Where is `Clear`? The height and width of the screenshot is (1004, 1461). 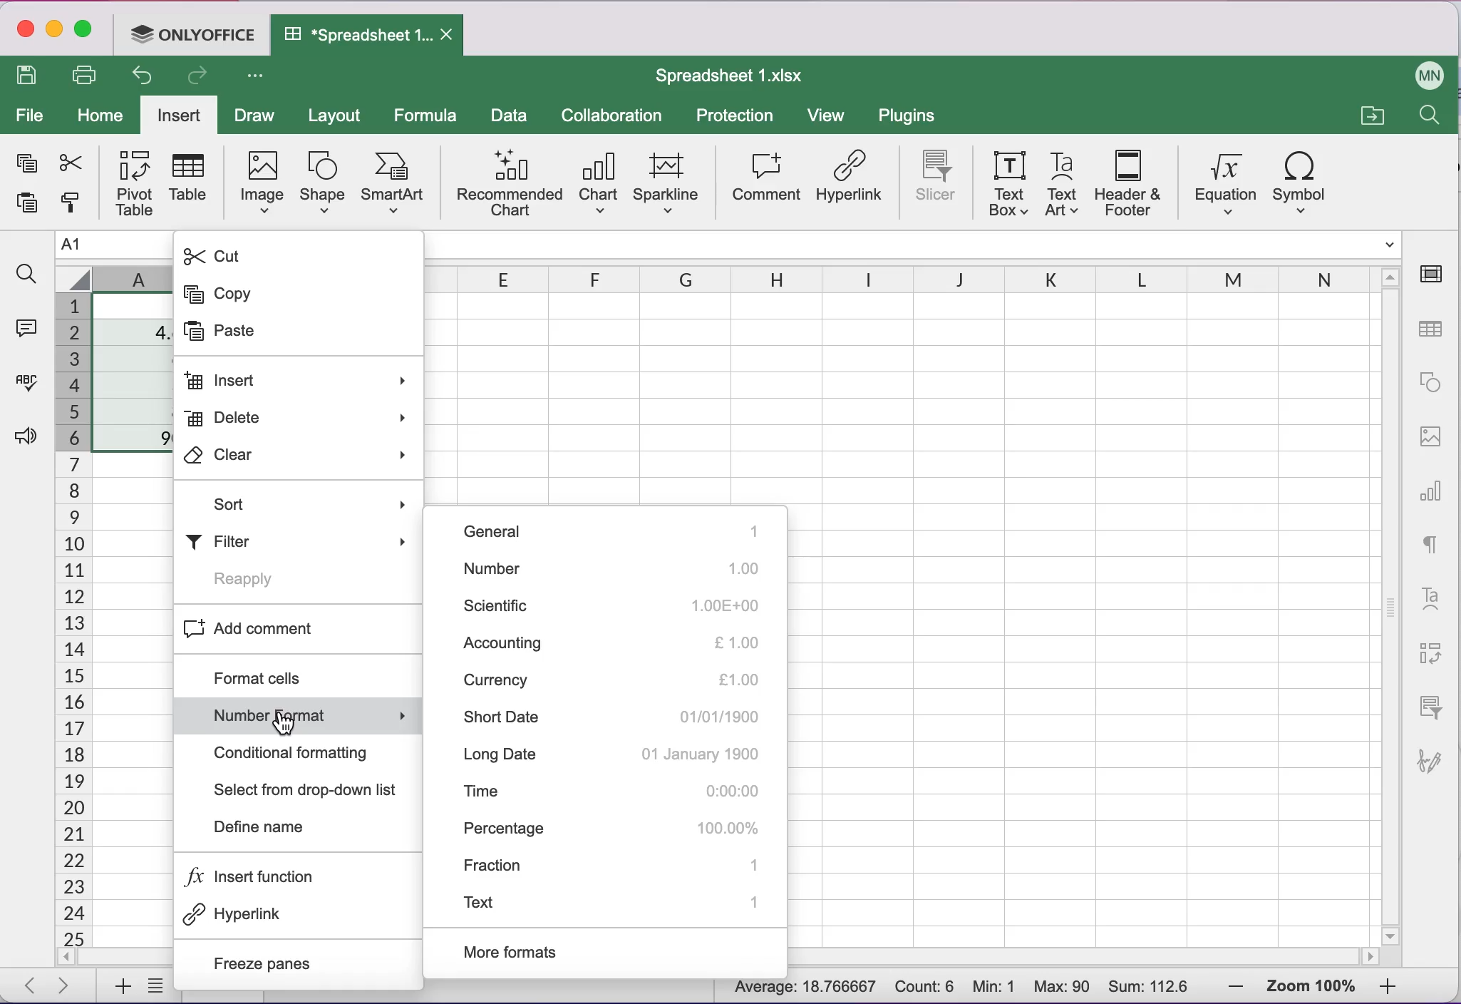 Clear is located at coordinates (298, 459).